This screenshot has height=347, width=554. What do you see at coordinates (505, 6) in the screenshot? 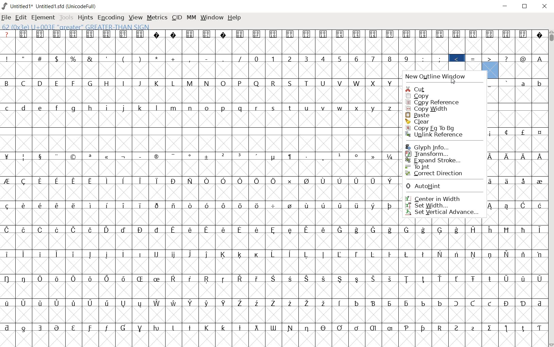
I see `minimize` at bounding box center [505, 6].